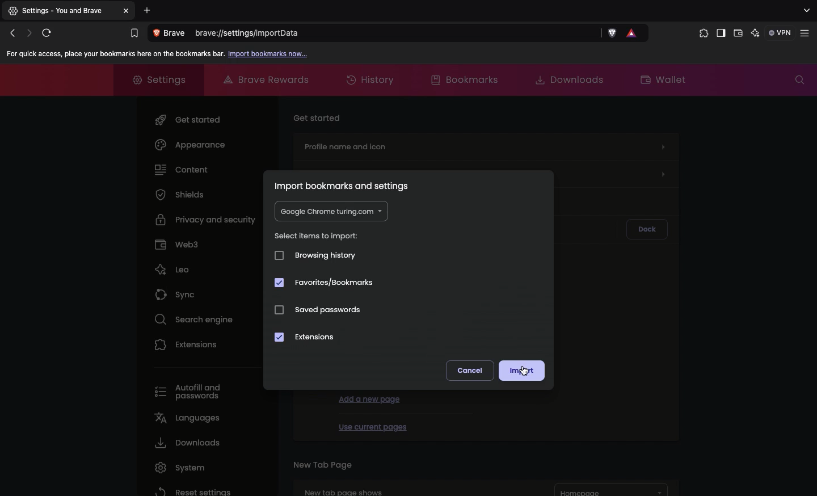 The image size is (817, 496). I want to click on Get started, so click(318, 116).